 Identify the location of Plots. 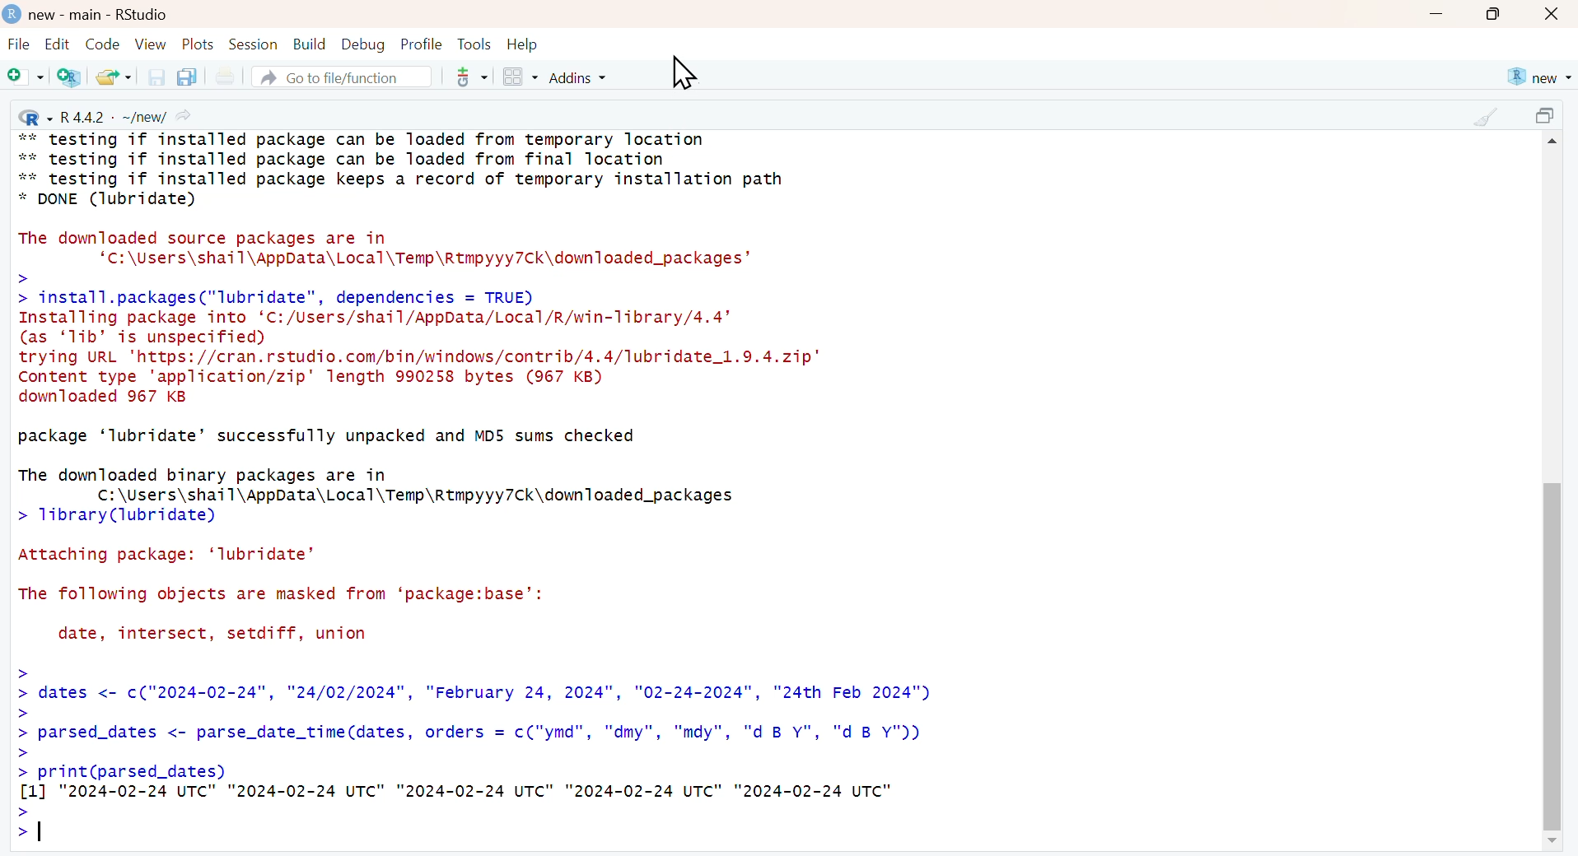
(198, 44).